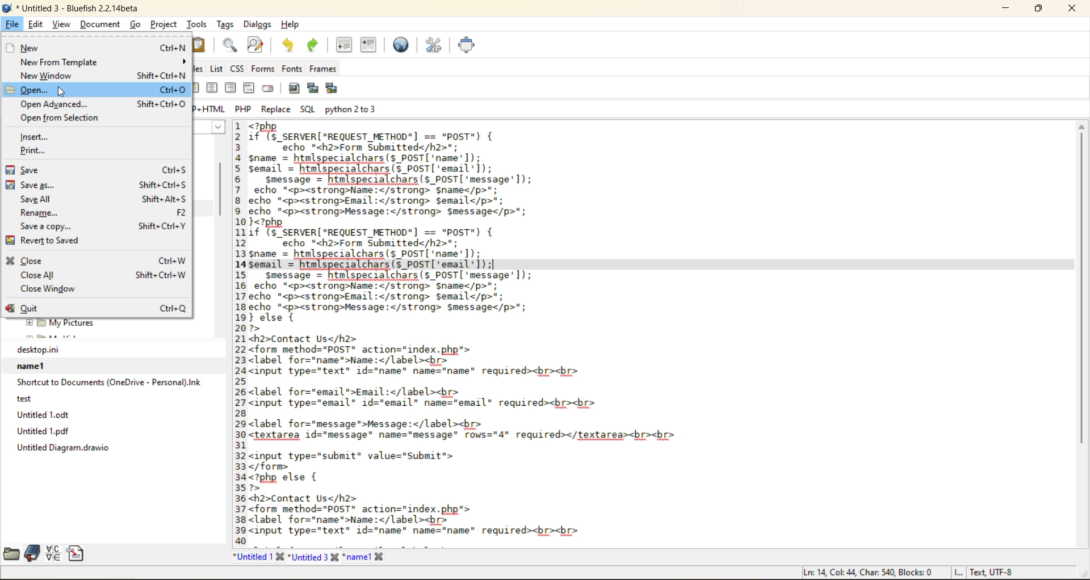 This screenshot has width=1090, height=580. Describe the element at coordinates (225, 26) in the screenshot. I see `tags` at that location.